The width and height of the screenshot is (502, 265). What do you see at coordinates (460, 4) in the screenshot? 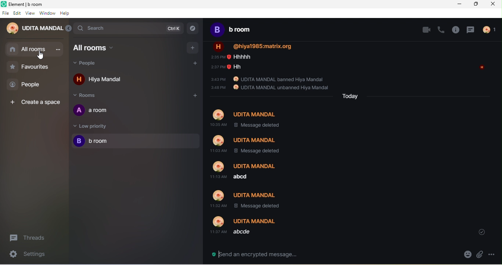
I see `minimize` at bounding box center [460, 4].